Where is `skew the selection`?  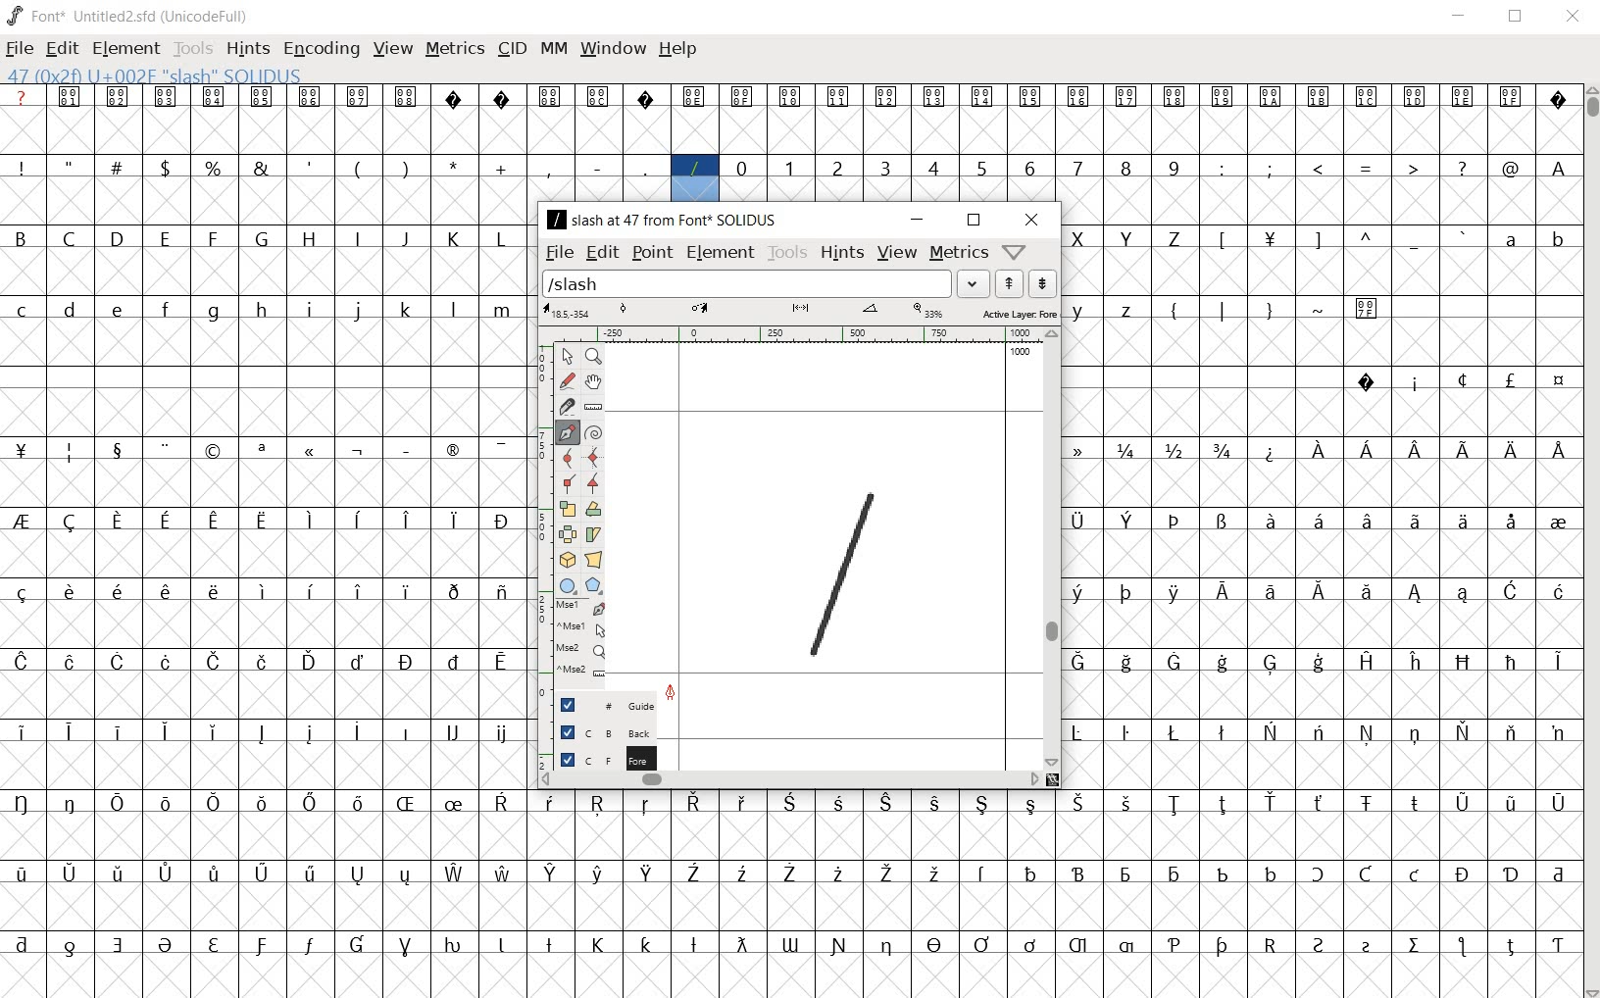 skew the selection is located at coordinates (593, 534).